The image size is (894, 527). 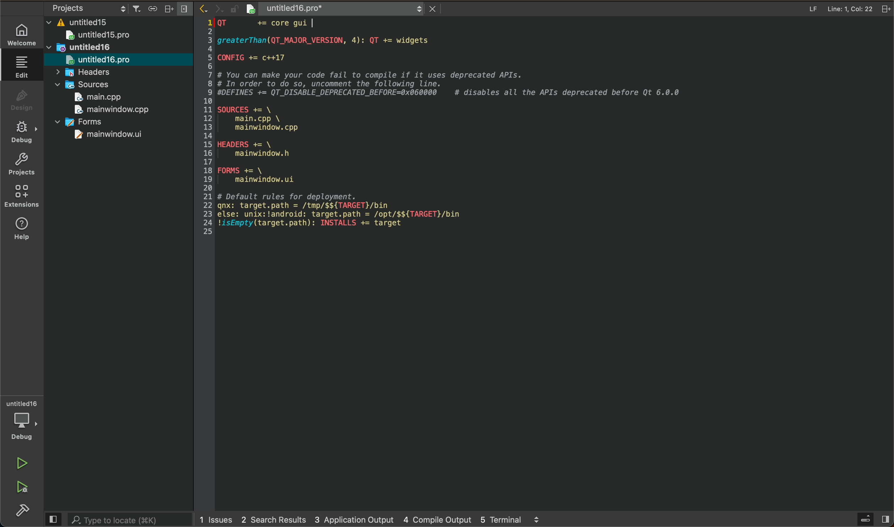 What do you see at coordinates (22, 67) in the screenshot?
I see `edit file` at bounding box center [22, 67].